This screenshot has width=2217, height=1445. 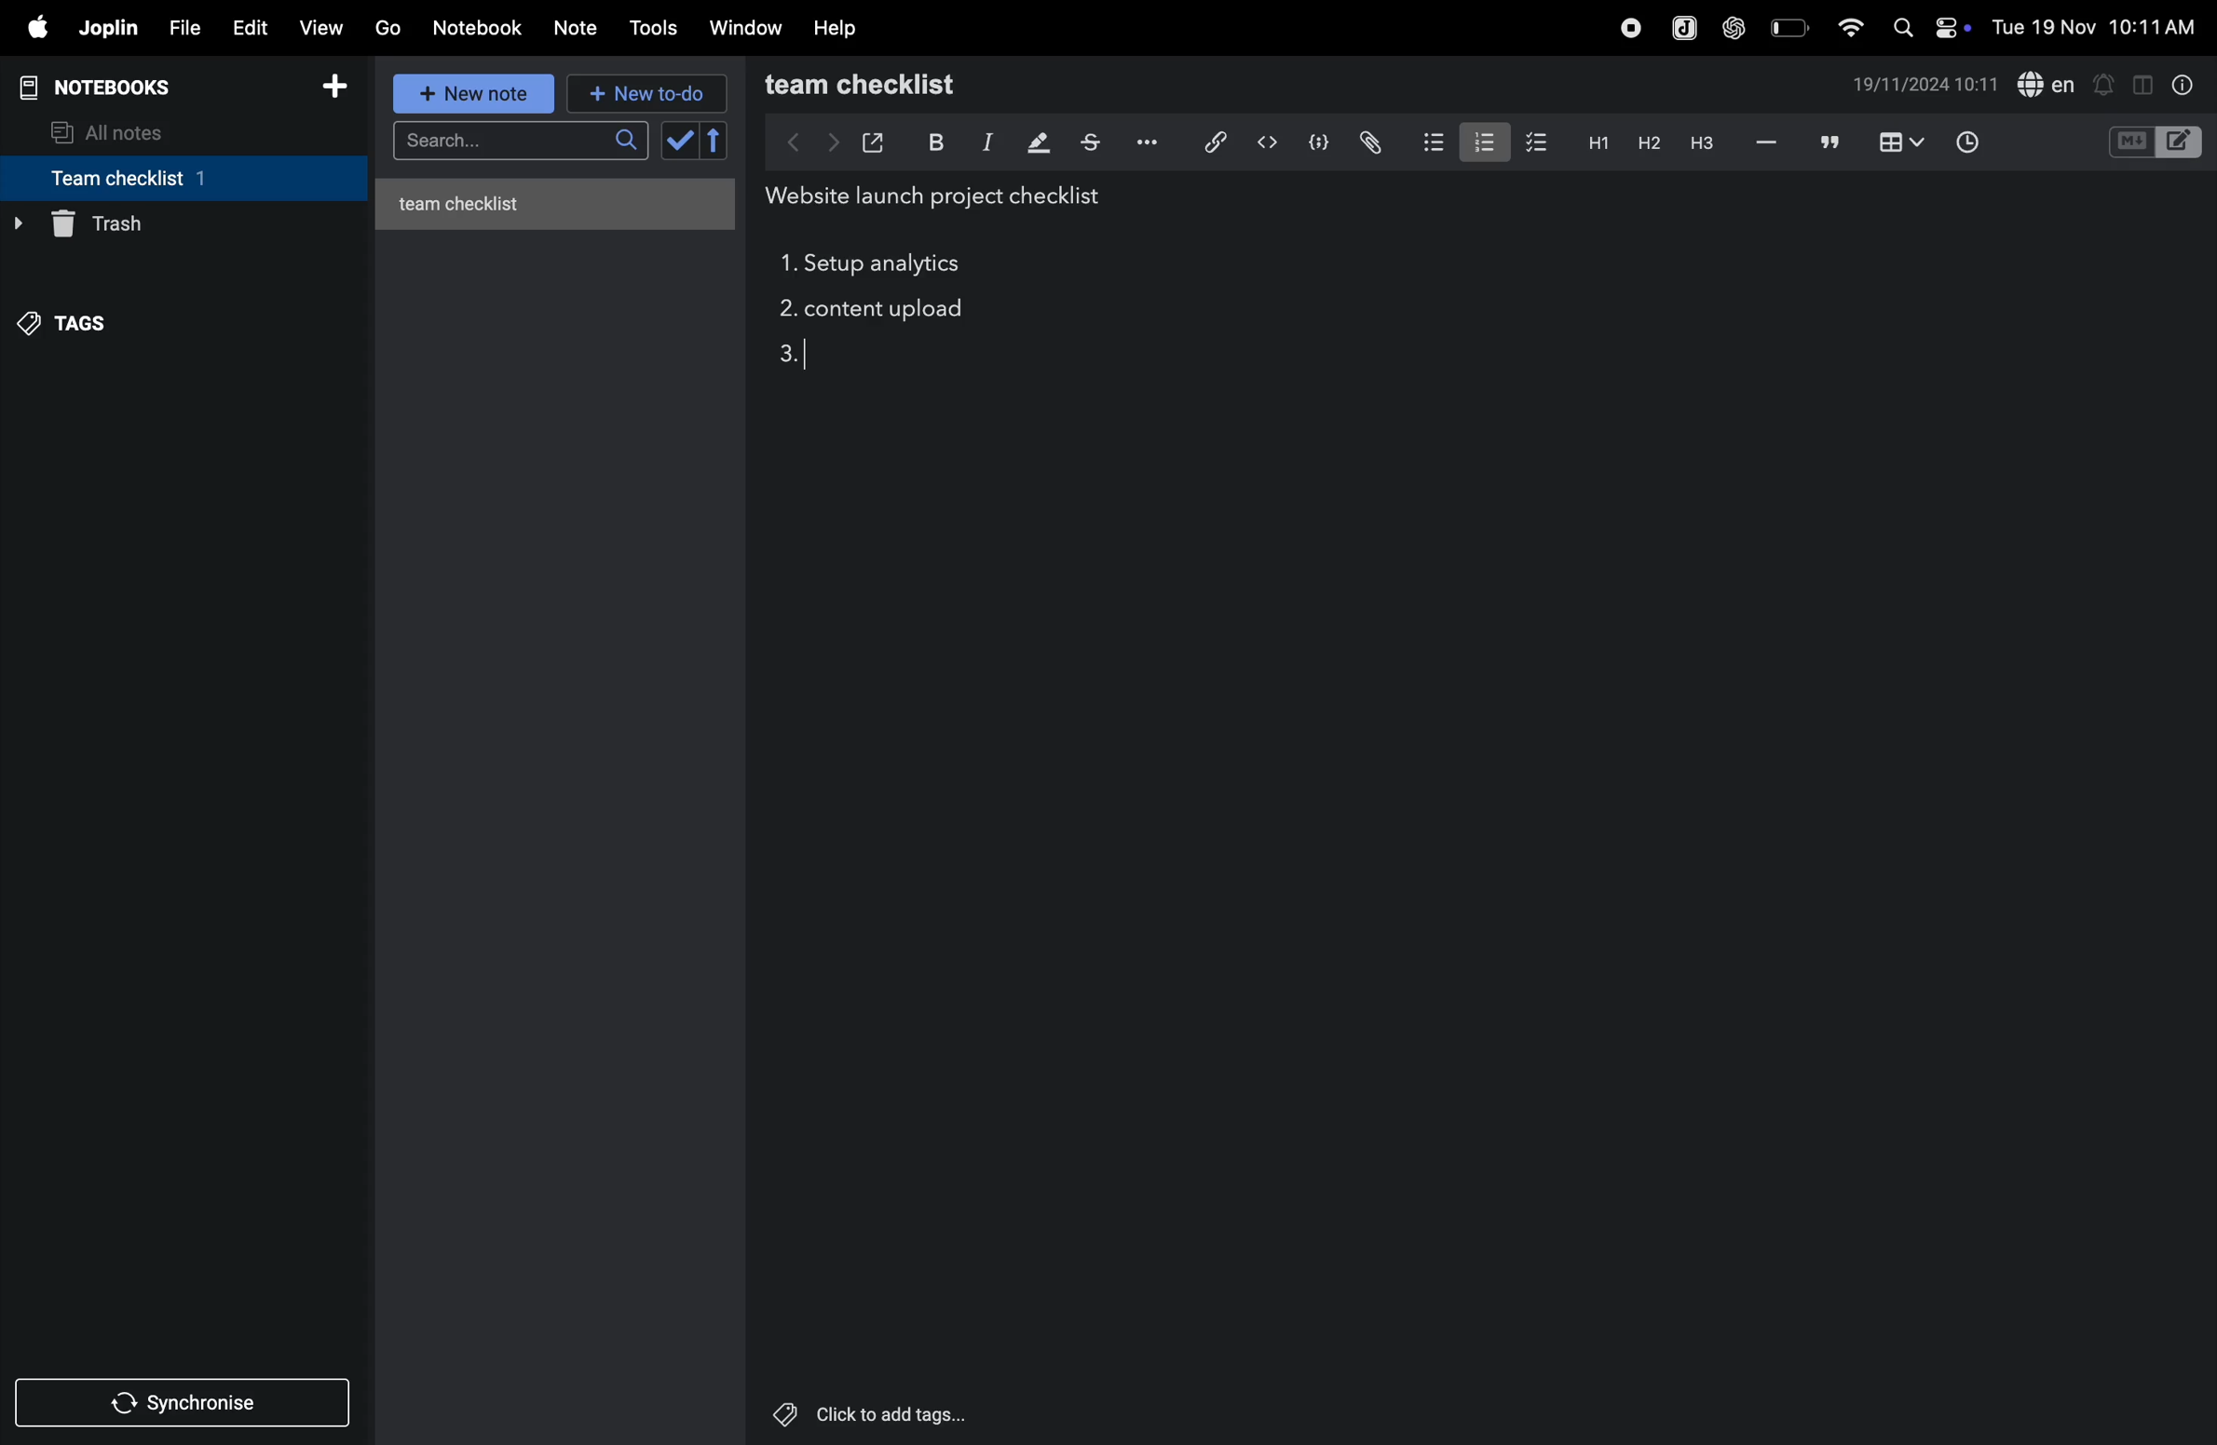 What do you see at coordinates (1644, 142) in the screenshot?
I see `heading 2` at bounding box center [1644, 142].